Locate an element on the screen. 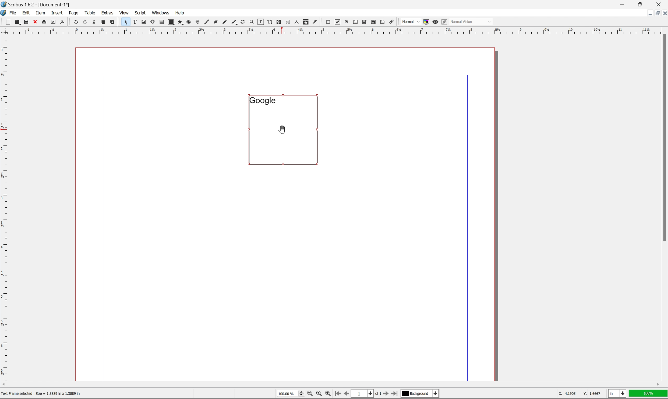  save as pdf is located at coordinates (63, 22).